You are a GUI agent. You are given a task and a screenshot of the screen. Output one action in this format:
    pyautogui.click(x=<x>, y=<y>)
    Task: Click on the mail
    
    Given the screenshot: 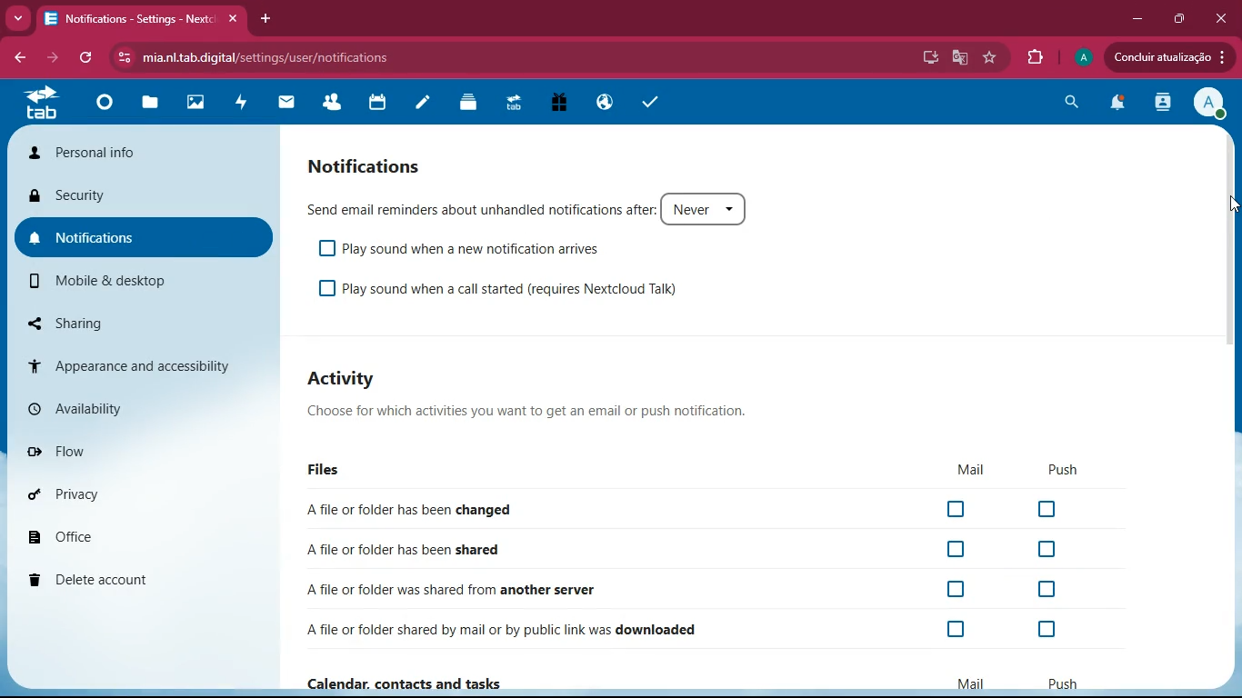 What is the action you would take?
    pyautogui.click(x=291, y=105)
    